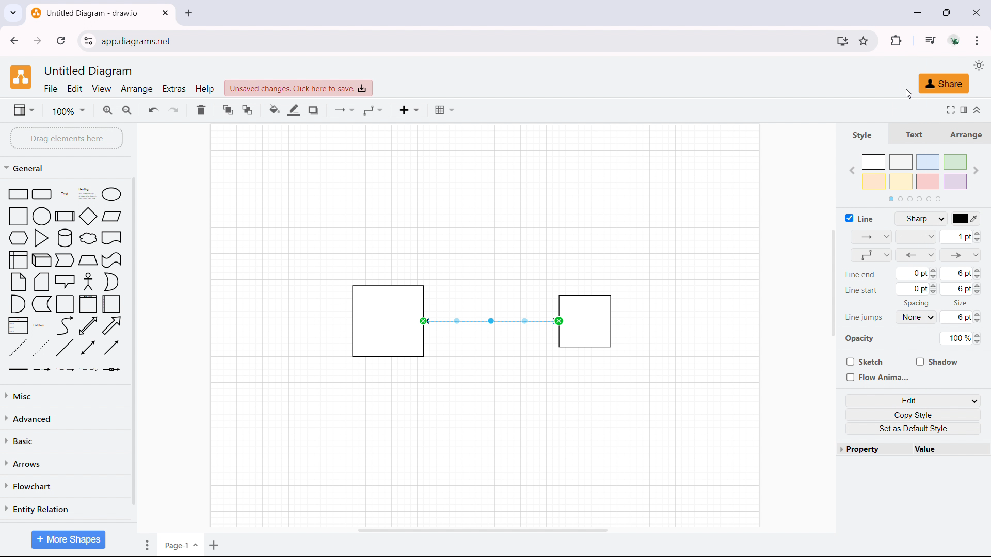 The image size is (991, 557). I want to click on entity relation, so click(65, 509).